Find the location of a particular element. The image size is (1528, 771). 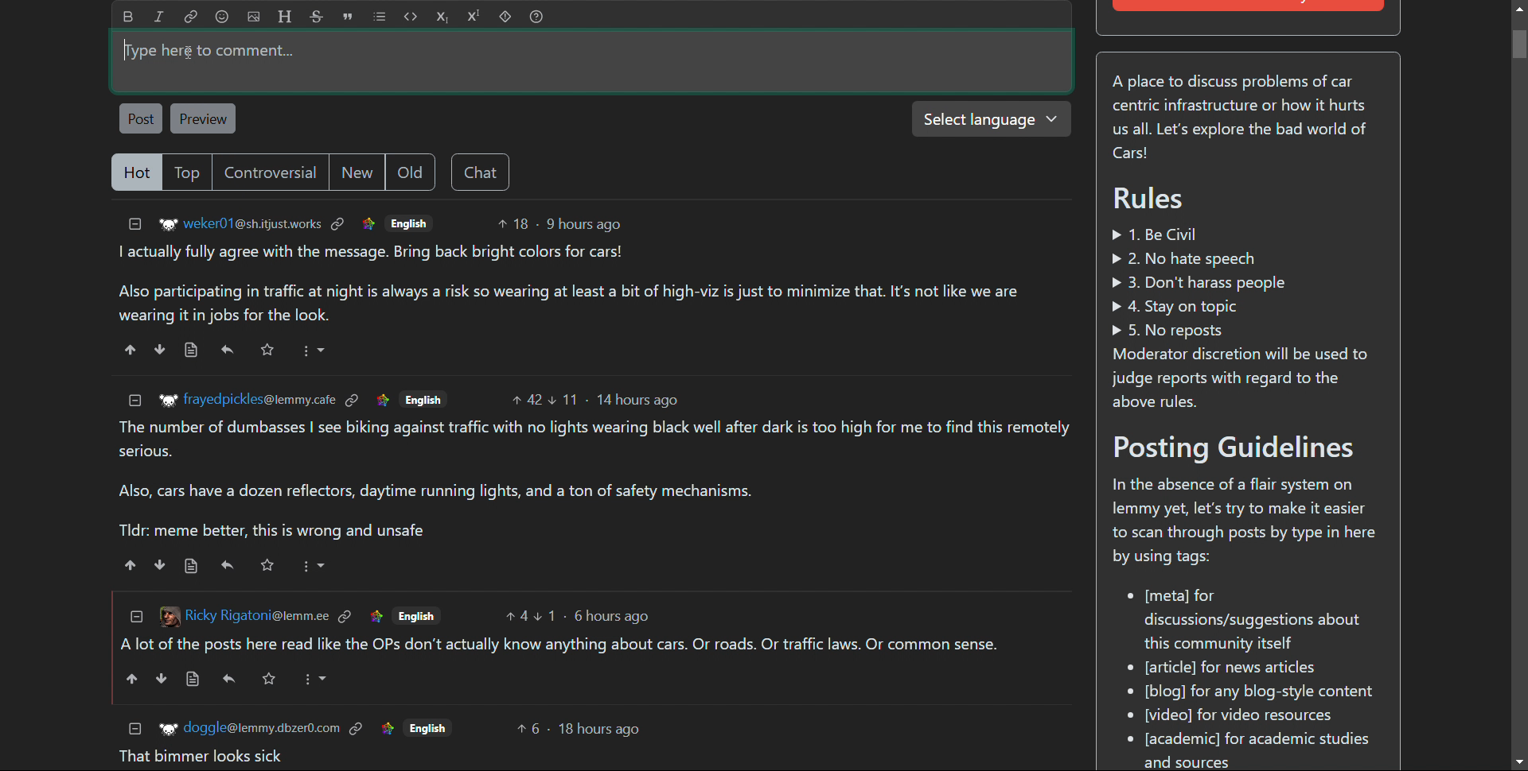

link is located at coordinates (368, 224).